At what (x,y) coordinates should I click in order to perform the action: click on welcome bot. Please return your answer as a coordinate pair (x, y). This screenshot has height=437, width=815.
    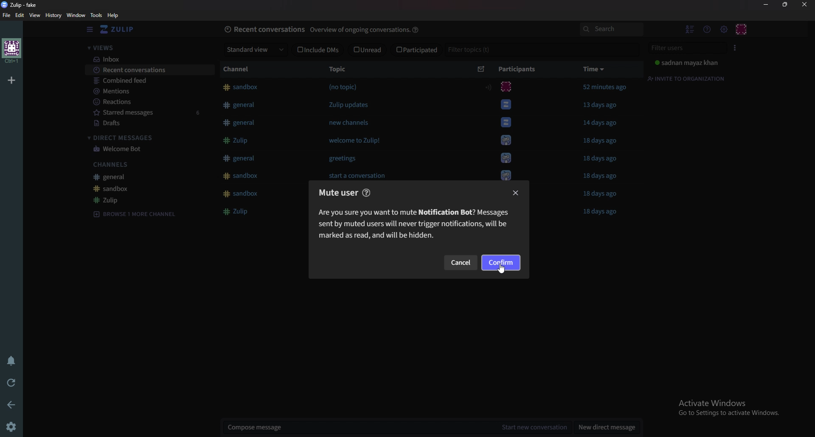
    Looking at the image, I should click on (143, 150).